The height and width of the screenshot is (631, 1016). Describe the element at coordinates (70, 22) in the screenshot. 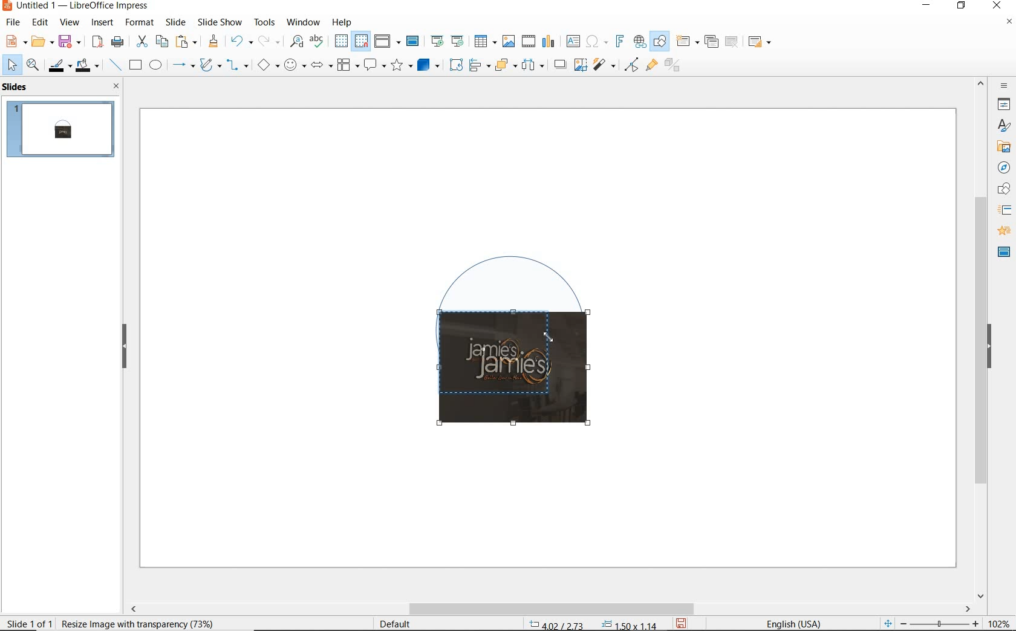

I see `view` at that location.